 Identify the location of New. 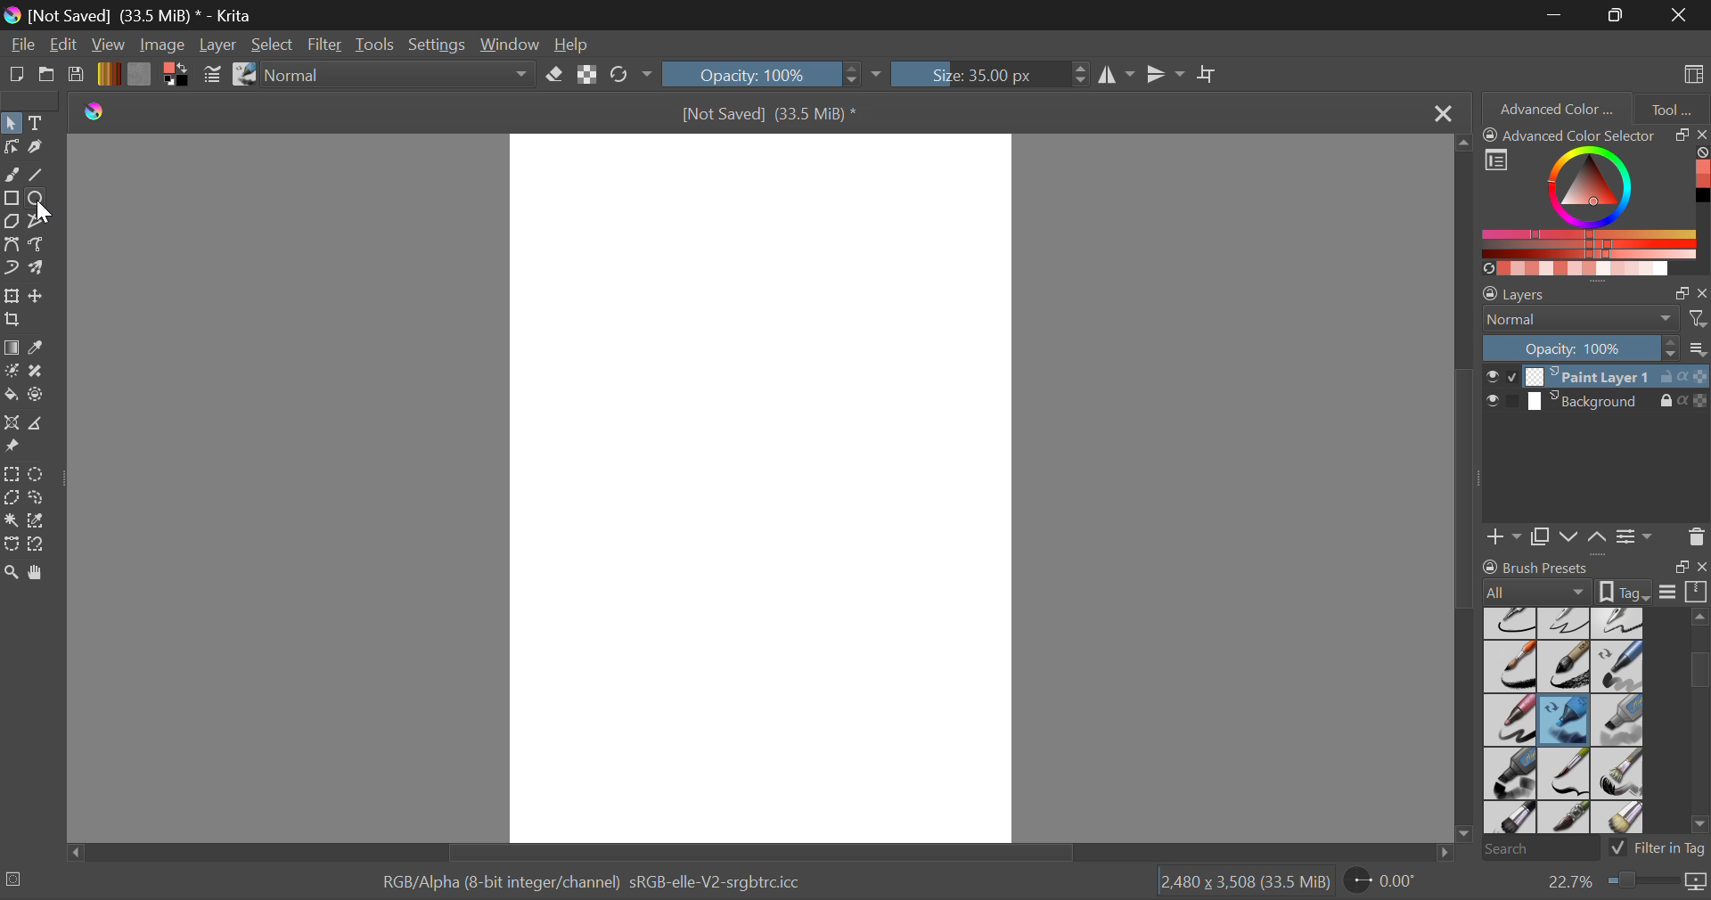
(17, 78).